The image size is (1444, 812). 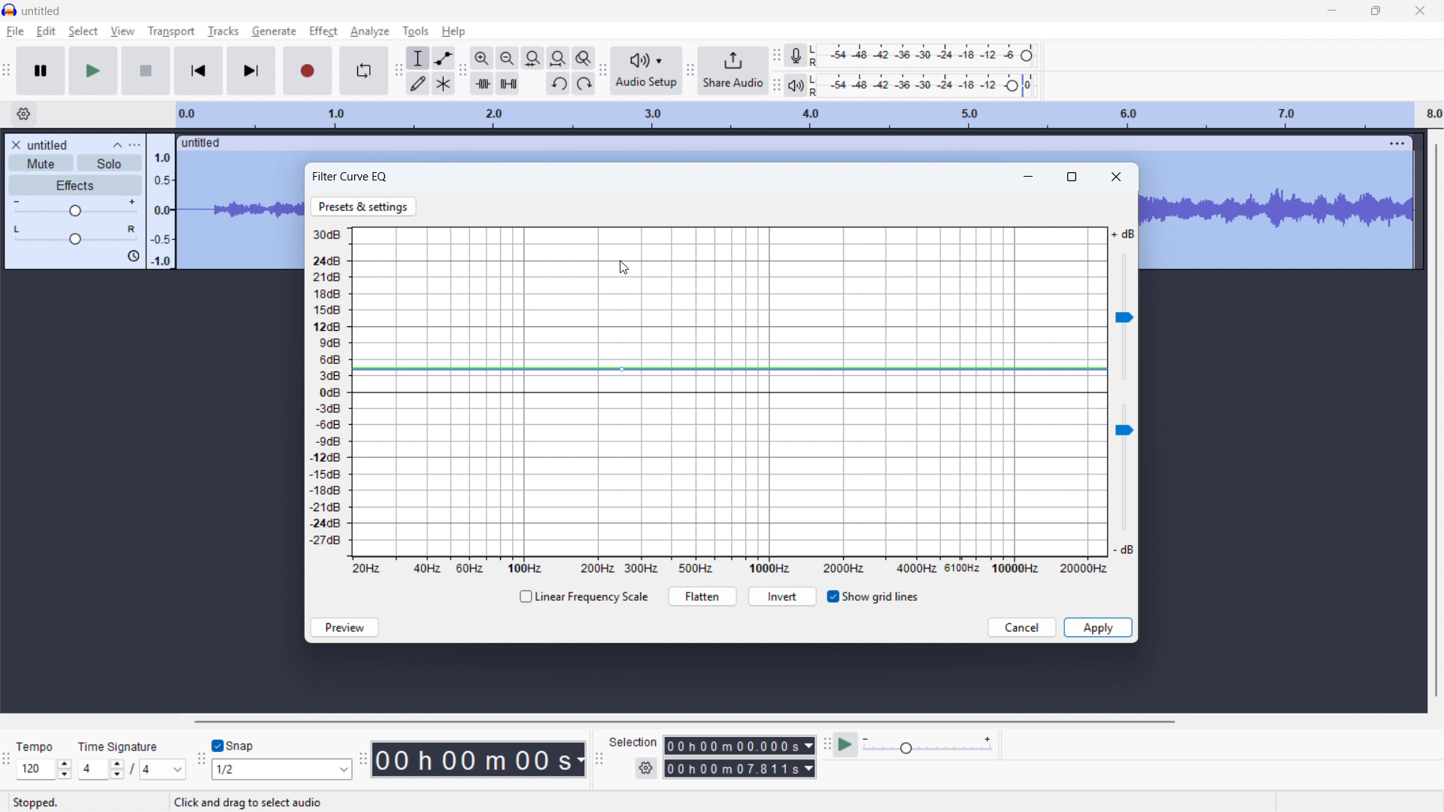 I want to click on skip to end, so click(x=253, y=71).